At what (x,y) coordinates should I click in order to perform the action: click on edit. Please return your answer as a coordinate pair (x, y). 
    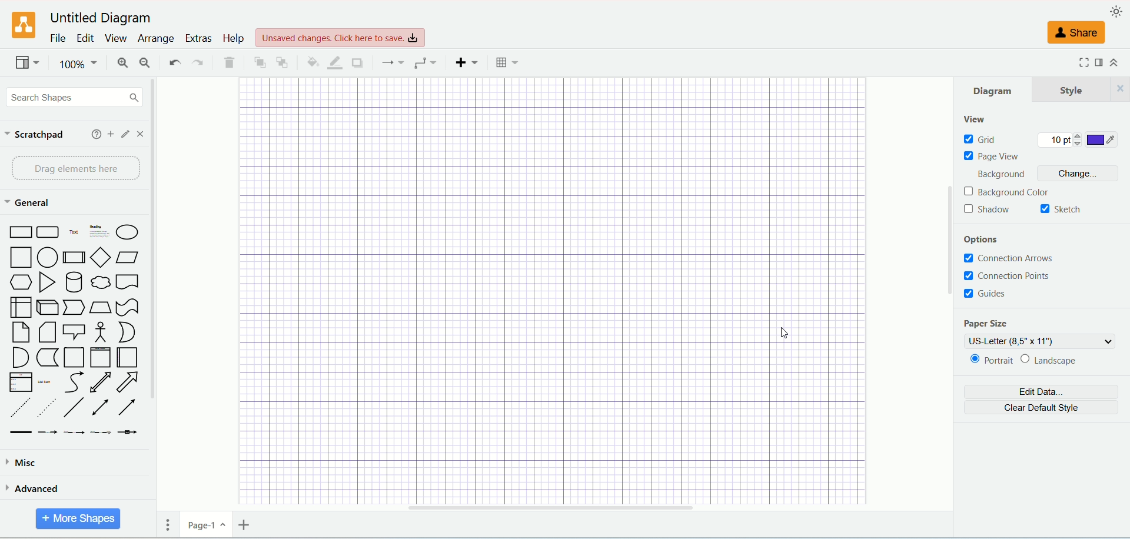
    Looking at the image, I should click on (127, 134).